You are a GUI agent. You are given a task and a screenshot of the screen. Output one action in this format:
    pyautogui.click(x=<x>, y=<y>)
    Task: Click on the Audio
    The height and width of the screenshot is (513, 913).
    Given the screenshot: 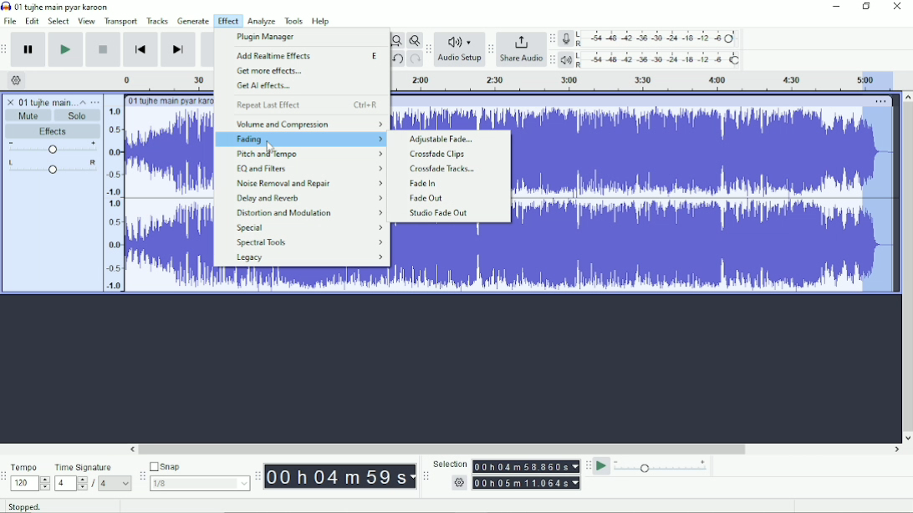 What is the action you would take?
    pyautogui.click(x=169, y=200)
    